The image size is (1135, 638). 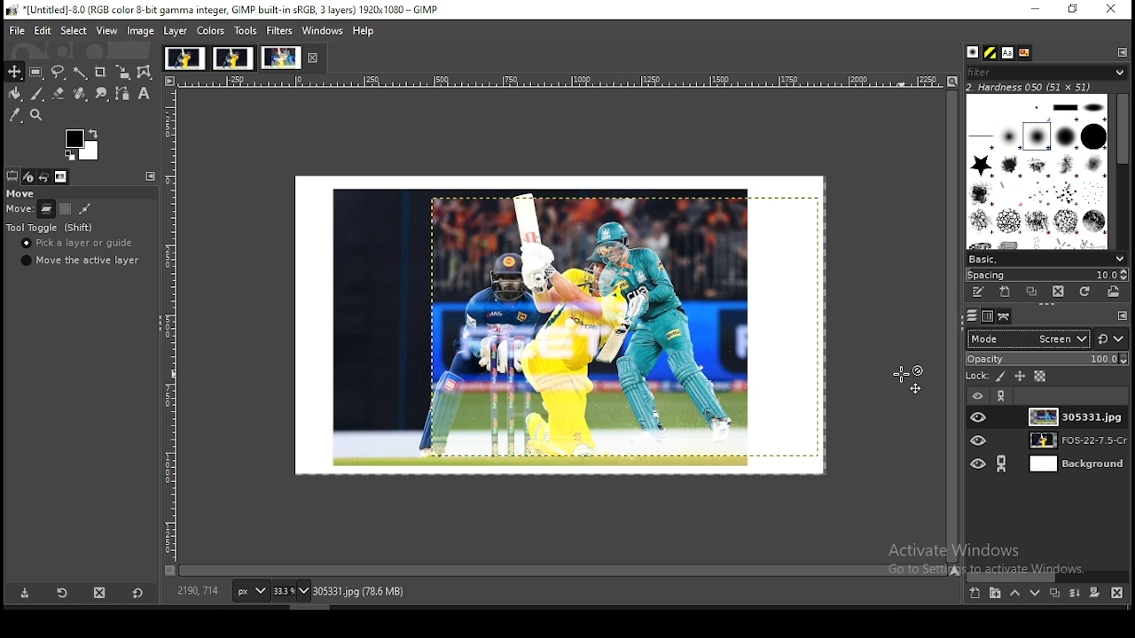 I want to click on merge layer, so click(x=1076, y=593).